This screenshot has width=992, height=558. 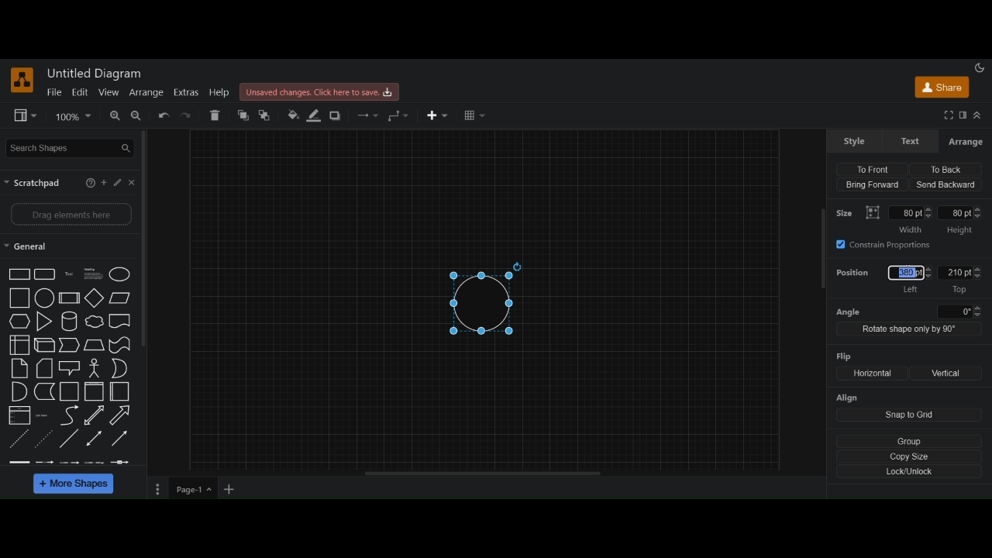 I want to click on close, so click(x=134, y=182).